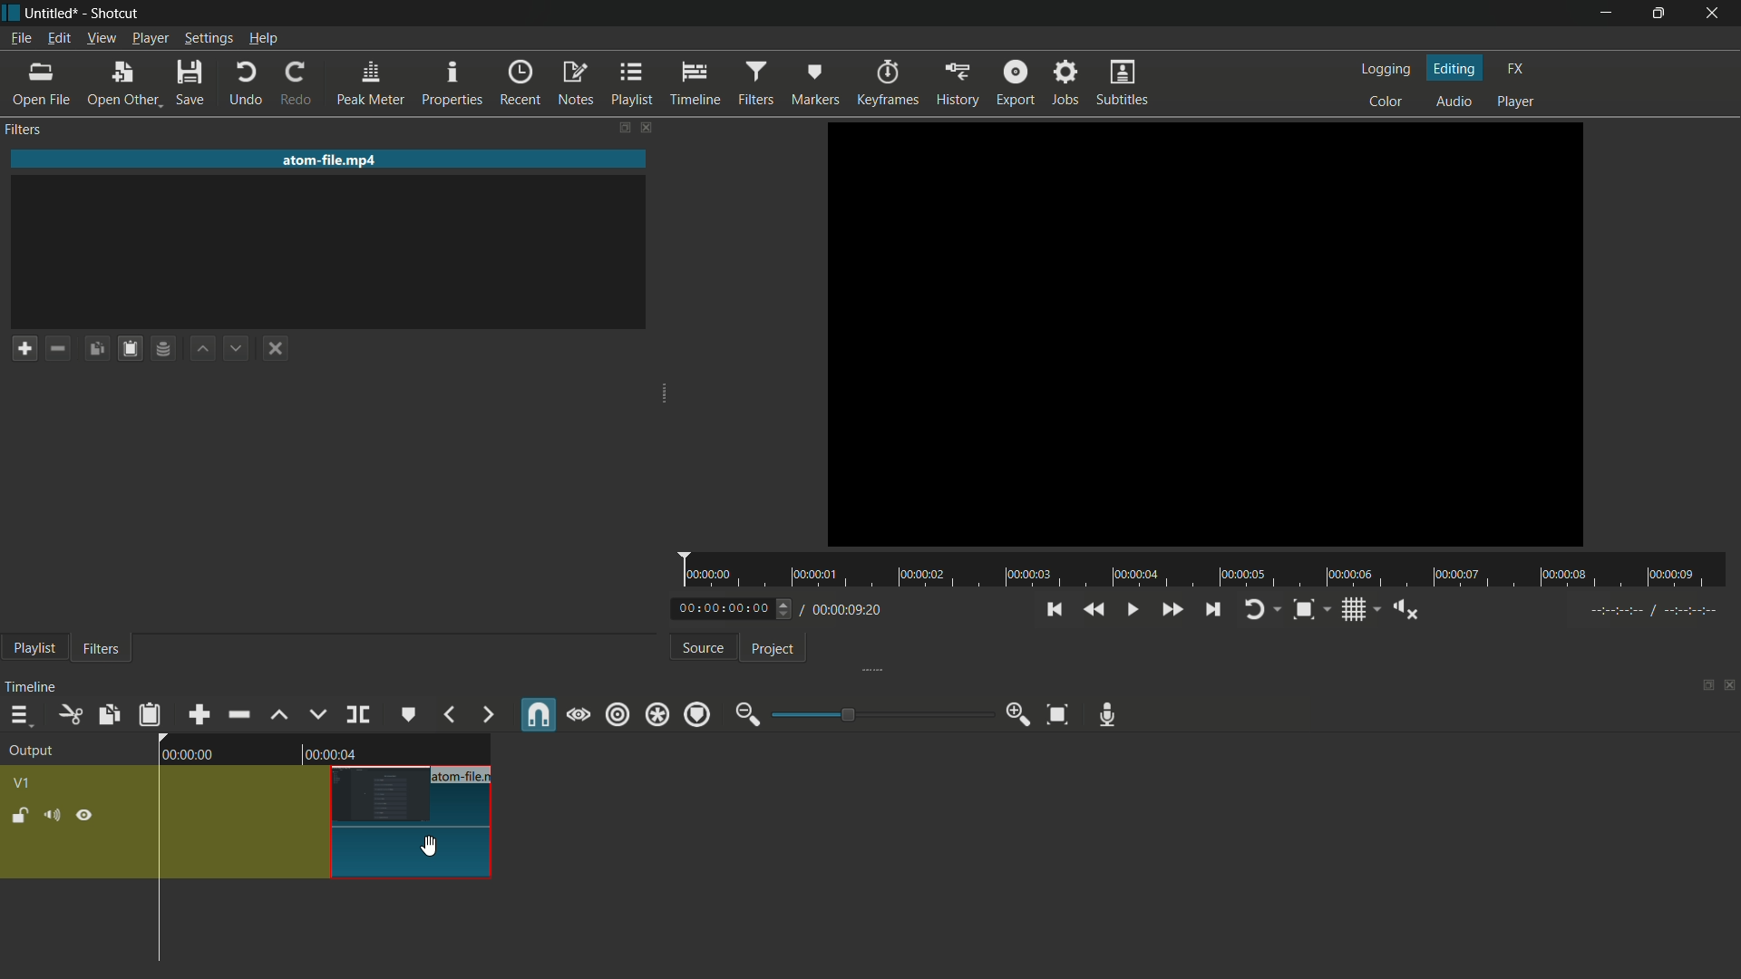 The height and width of the screenshot is (979, 1741). What do you see at coordinates (1130, 608) in the screenshot?
I see `toggle play or pause` at bounding box center [1130, 608].